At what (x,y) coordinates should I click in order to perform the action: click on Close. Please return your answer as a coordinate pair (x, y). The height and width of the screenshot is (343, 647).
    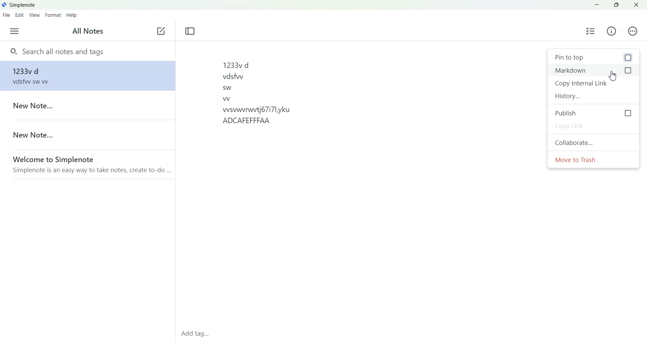
    Looking at the image, I should click on (636, 5).